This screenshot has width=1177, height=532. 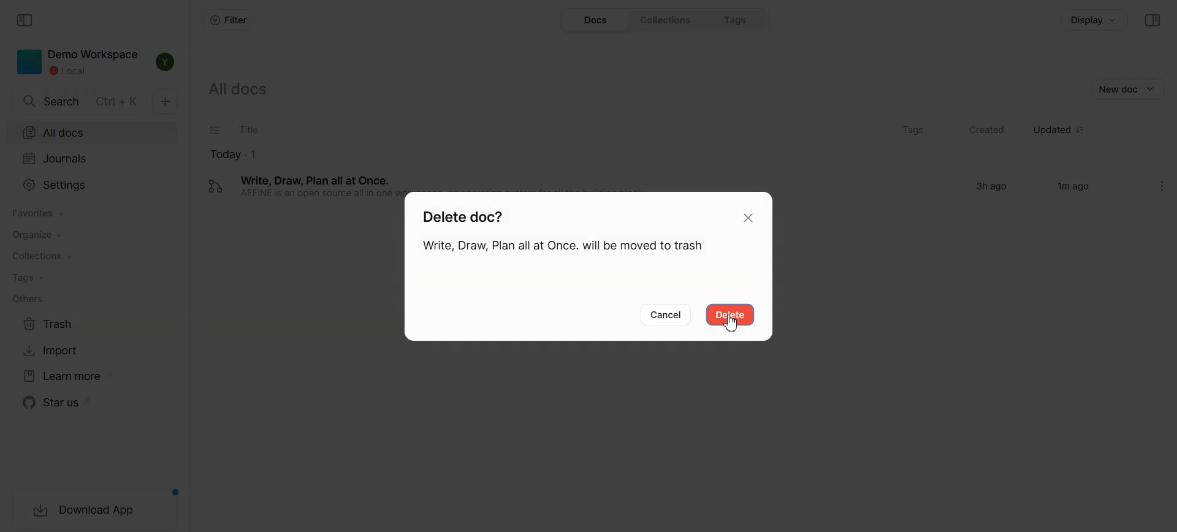 I want to click on 1m ago, so click(x=1072, y=186).